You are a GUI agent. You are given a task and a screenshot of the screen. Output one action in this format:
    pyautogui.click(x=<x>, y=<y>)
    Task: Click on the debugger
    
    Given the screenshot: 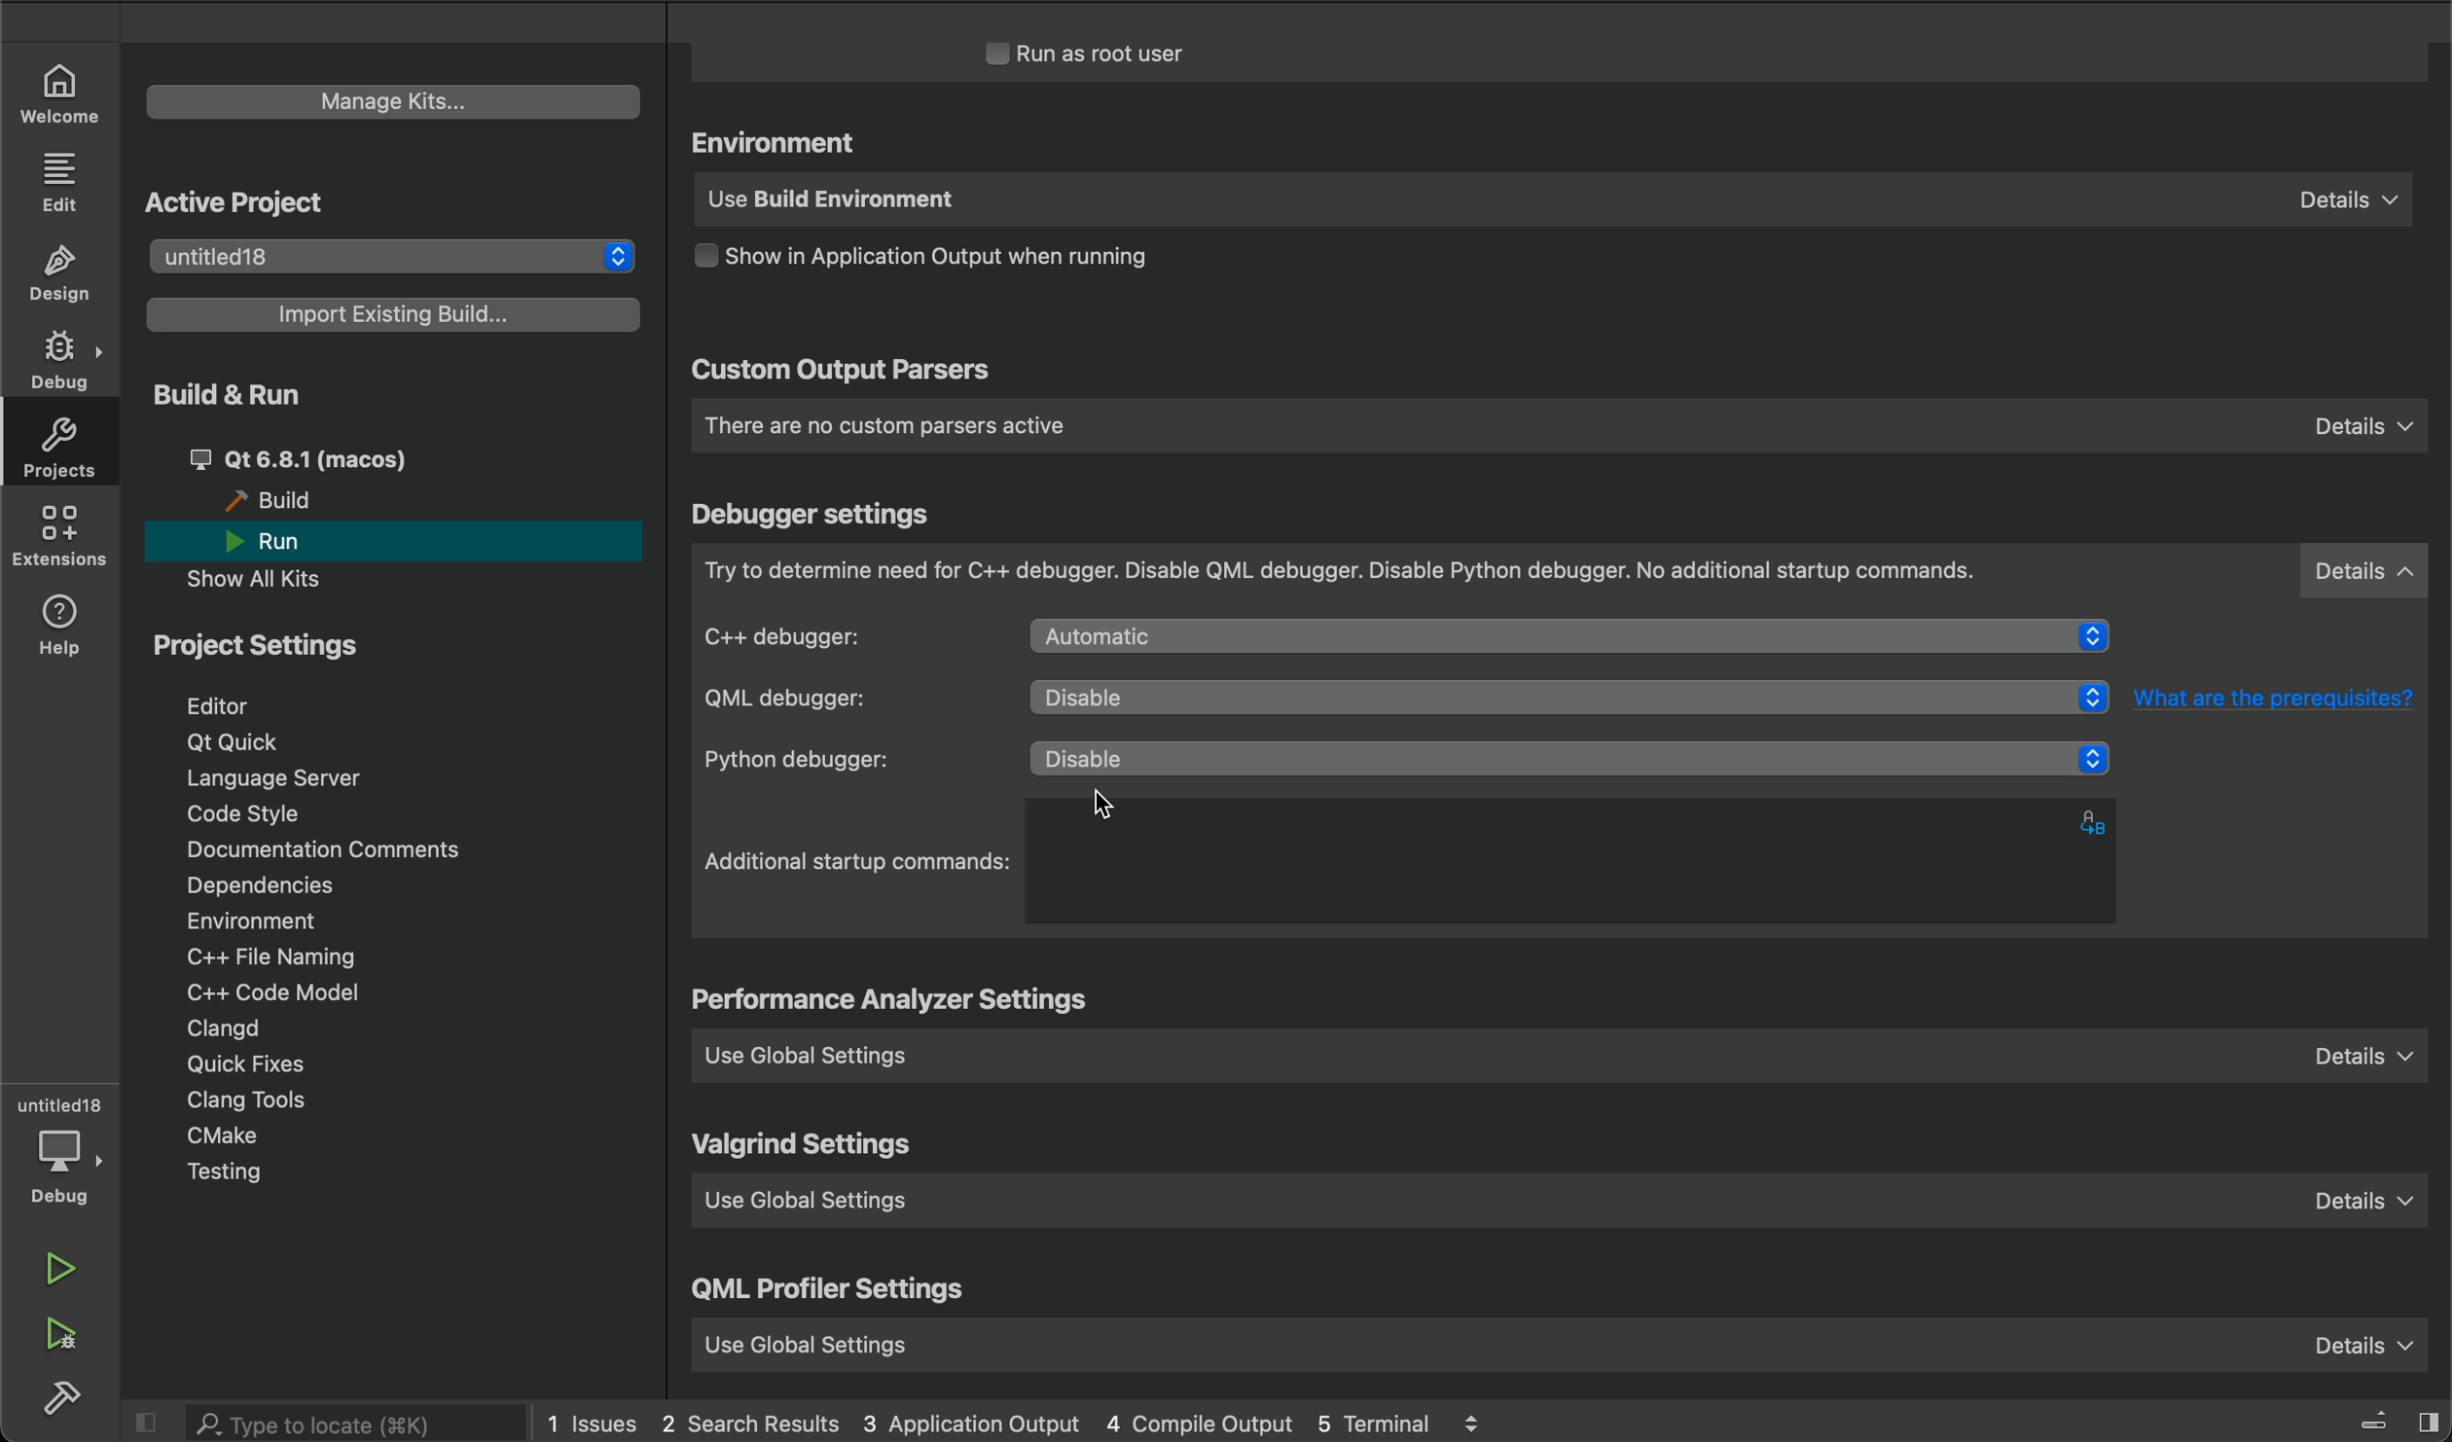 What is the action you would take?
    pyautogui.click(x=1562, y=572)
    